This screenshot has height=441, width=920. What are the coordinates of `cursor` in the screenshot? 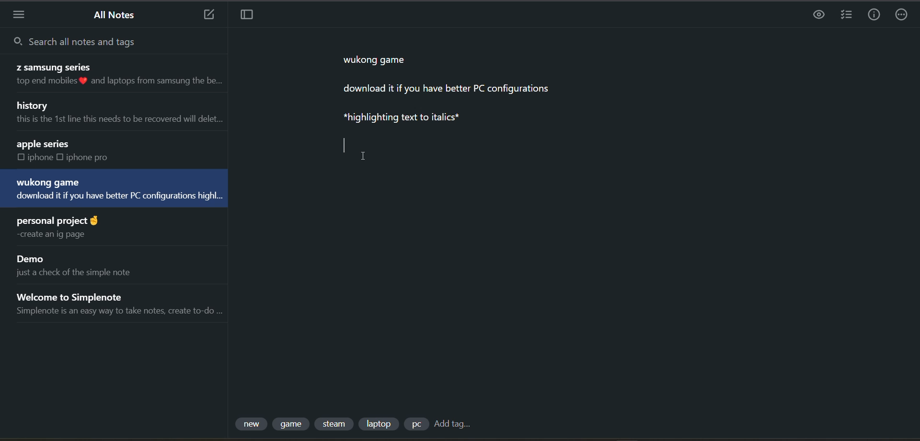 It's located at (364, 157).